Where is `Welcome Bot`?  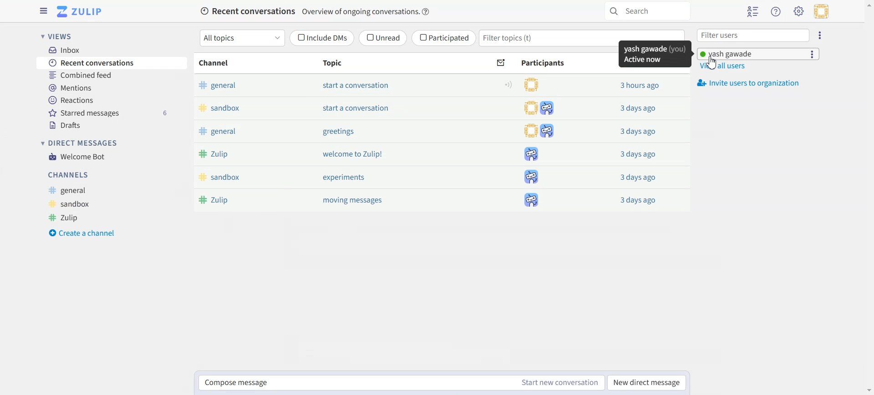
Welcome Bot is located at coordinates (77, 157).